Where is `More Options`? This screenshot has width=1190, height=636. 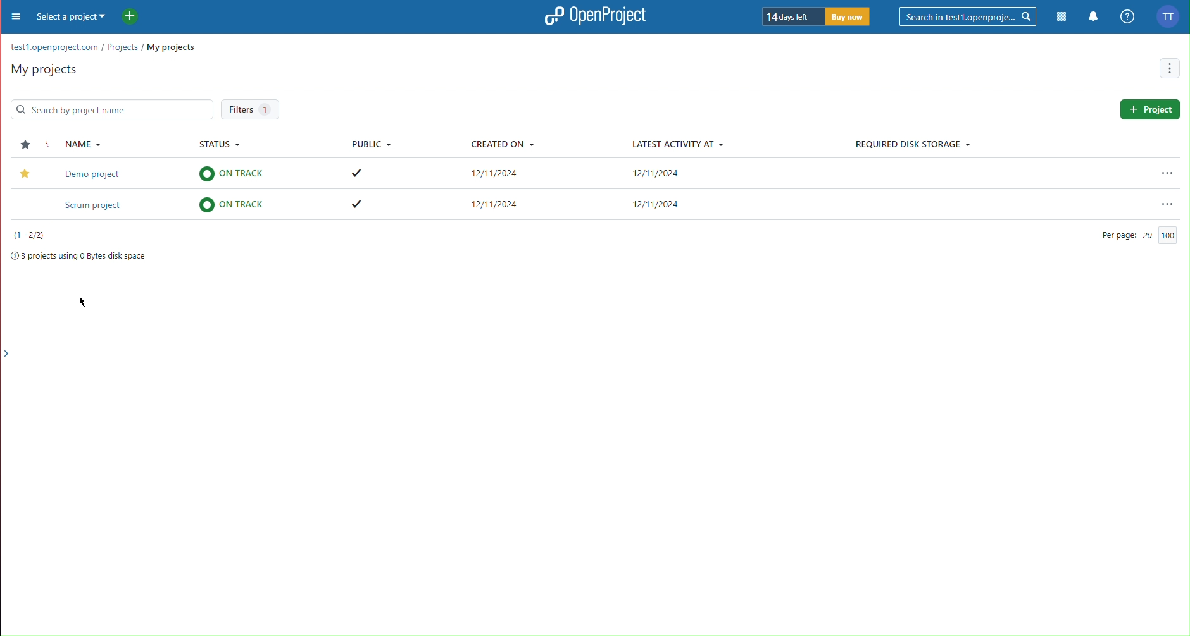 More Options is located at coordinates (1171, 68).